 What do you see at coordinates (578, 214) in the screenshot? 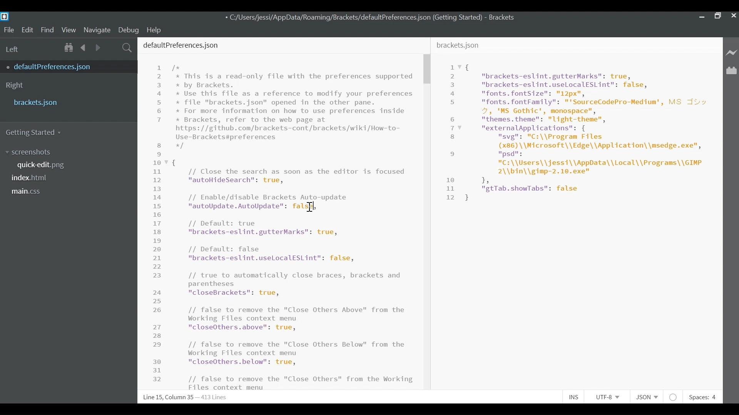
I see `bracket.json File Editor` at bounding box center [578, 214].